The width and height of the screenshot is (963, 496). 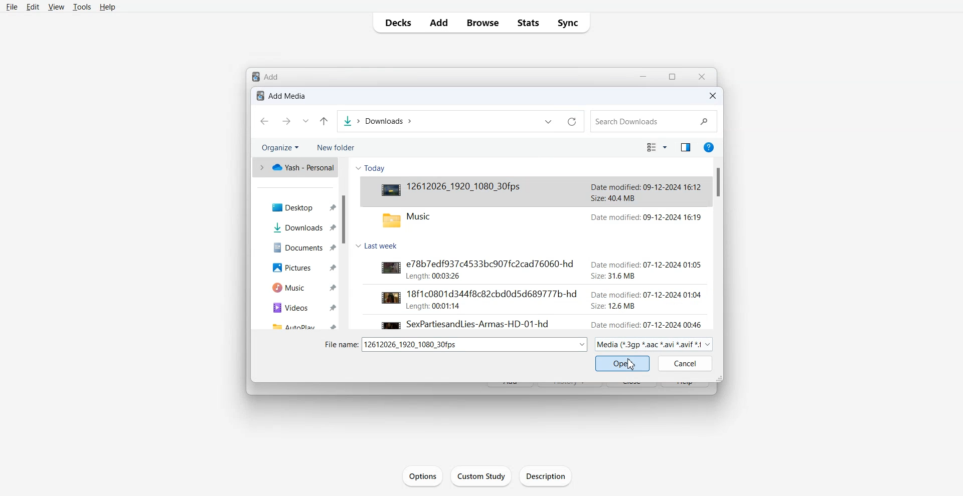 I want to click on Browse, so click(x=484, y=23).